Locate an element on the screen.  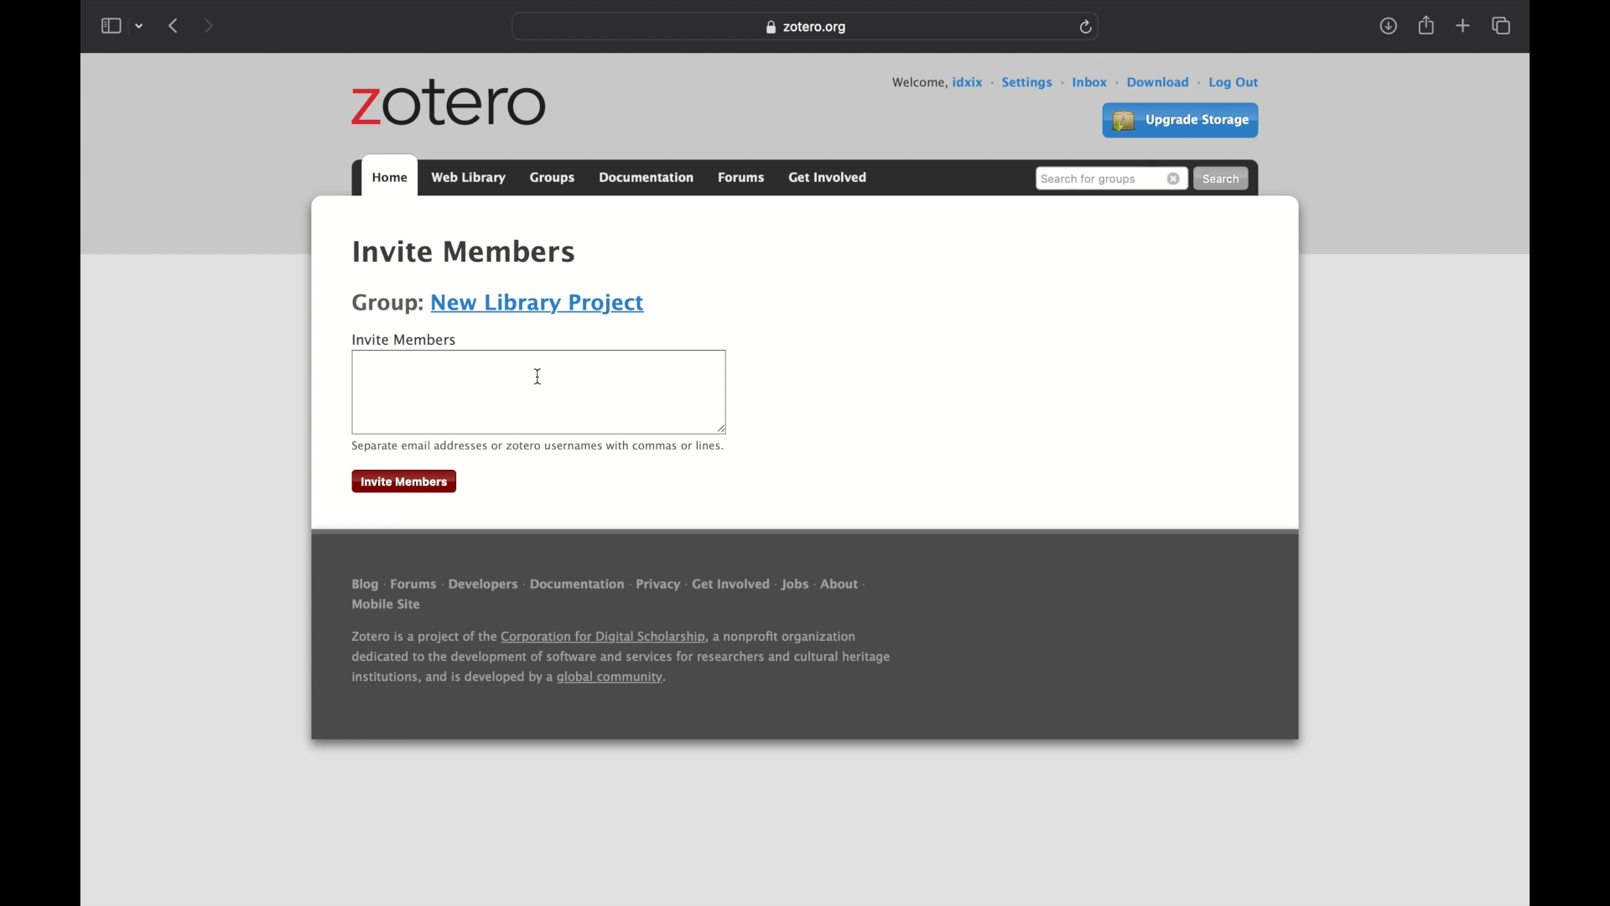
Zotero is a project of the Corporation for Digital Scholarship, a nonprofit organization
dedicated to the development of software and services for researchers and cultural heritage
institutions, and is developed by a global community. is located at coordinates (621, 659).